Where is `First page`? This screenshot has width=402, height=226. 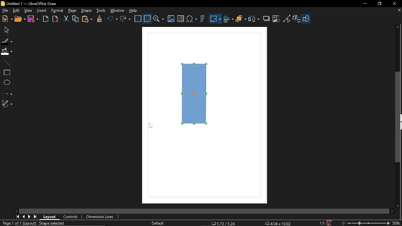
First page is located at coordinates (17, 217).